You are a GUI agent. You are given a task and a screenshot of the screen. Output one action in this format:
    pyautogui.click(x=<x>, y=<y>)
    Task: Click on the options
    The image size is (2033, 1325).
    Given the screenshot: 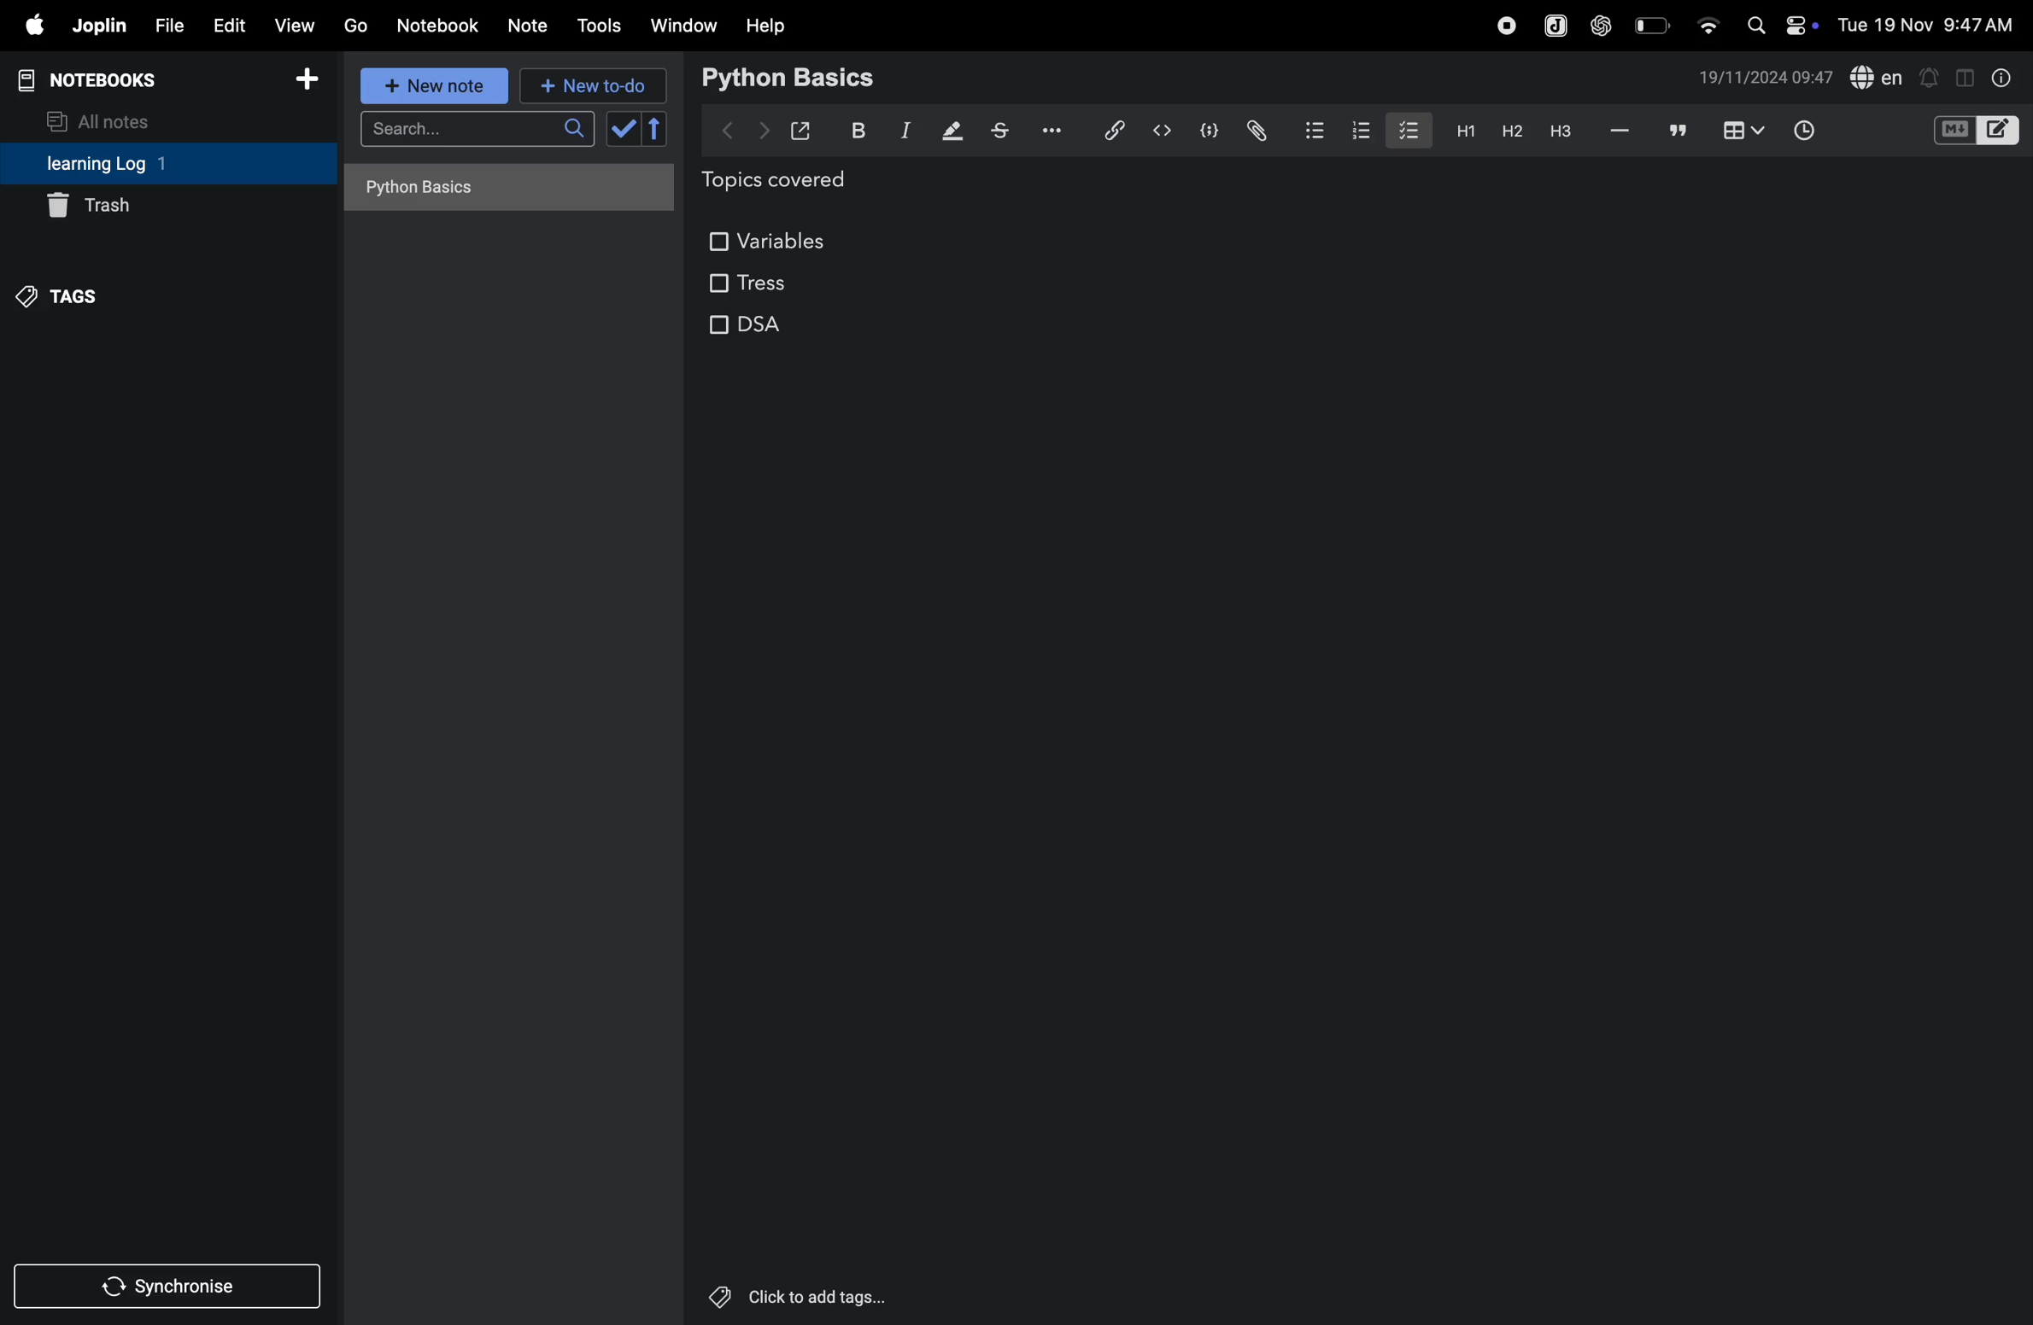 What is the action you would take?
    pyautogui.click(x=1047, y=129)
    